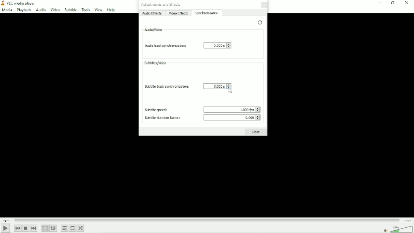 The image size is (414, 233). I want to click on 1.000 fps, so click(231, 109).